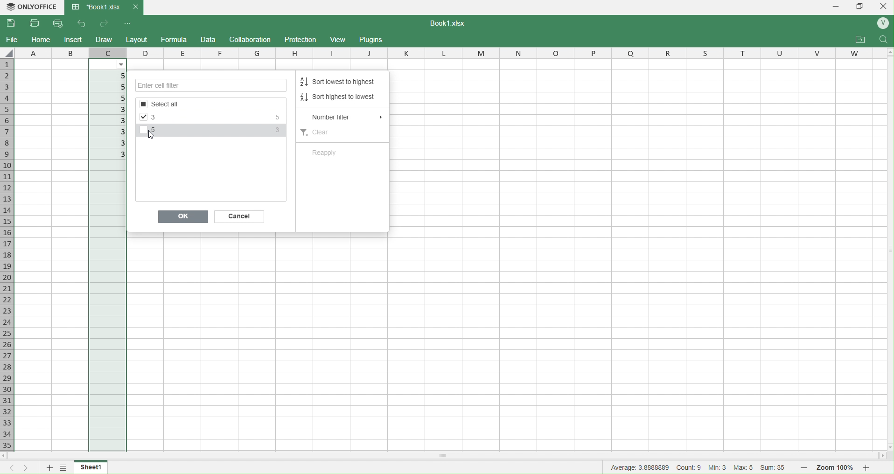 Image resolution: width=894 pixels, height=474 pixels. What do you see at coordinates (111, 76) in the screenshot?
I see `5` at bounding box center [111, 76].